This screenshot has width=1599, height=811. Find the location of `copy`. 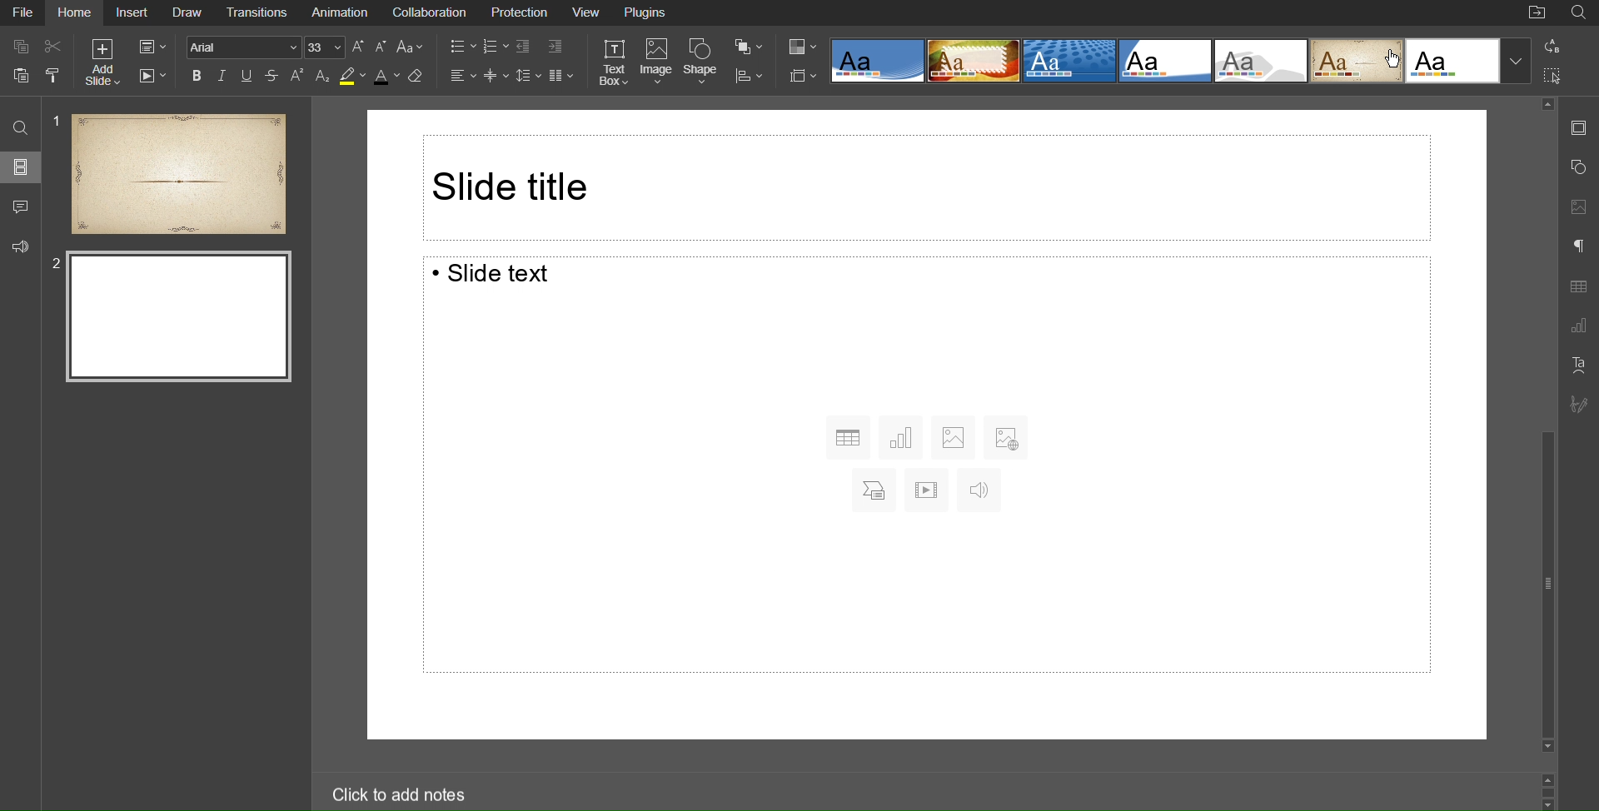

copy is located at coordinates (22, 48).